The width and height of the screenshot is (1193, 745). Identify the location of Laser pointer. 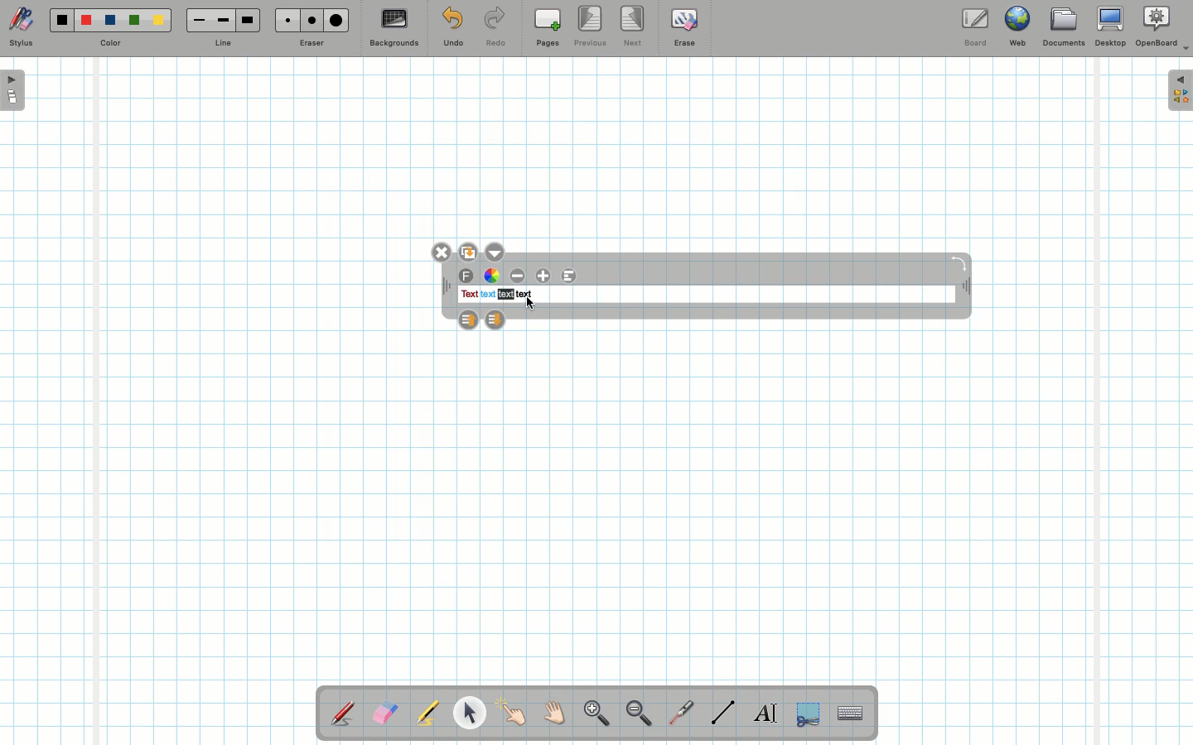
(678, 714).